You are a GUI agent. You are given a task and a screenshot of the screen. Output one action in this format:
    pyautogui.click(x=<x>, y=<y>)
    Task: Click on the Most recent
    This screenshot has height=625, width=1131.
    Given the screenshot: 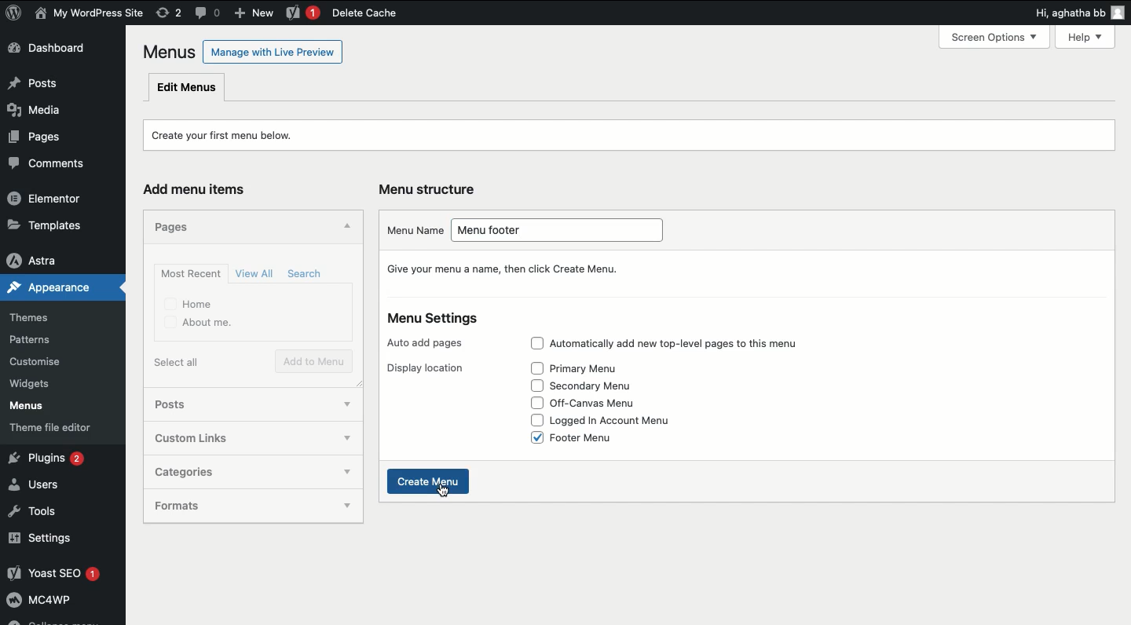 What is the action you would take?
    pyautogui.click(x=190, y=274)
    